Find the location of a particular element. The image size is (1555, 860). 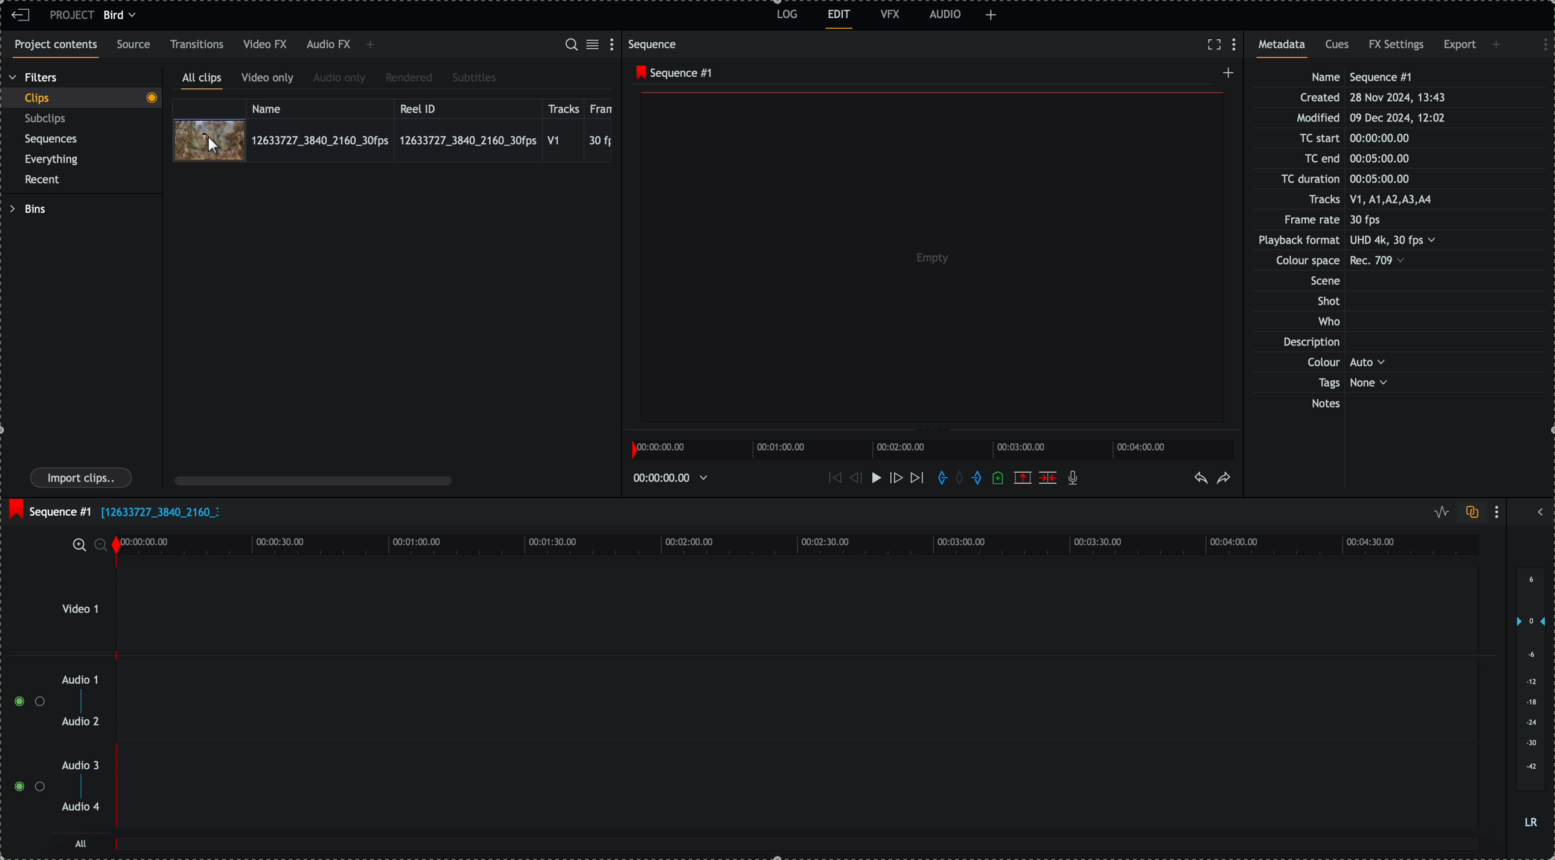

show/hide full audio mix is located at coordinates (1539, 510).